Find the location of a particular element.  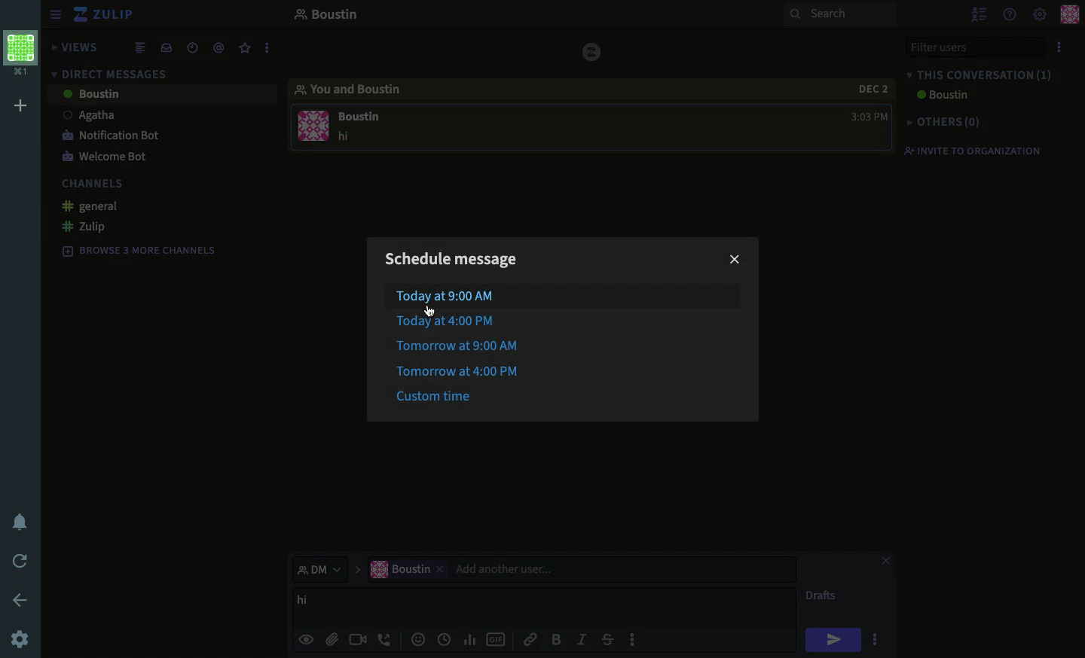

sidebar is located at coordinates (56, 16).